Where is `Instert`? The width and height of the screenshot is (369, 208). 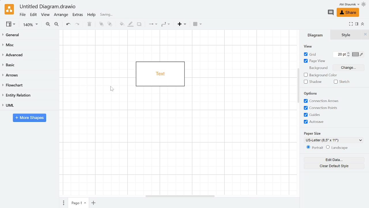
Instert is located at coordinates (182, 25).